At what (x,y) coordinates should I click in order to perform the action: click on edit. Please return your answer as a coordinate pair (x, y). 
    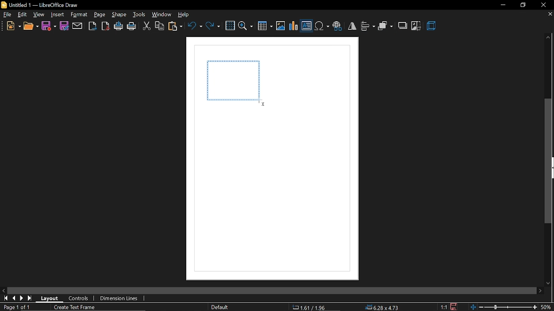
    Looking at the image, I should click on (23, 15).